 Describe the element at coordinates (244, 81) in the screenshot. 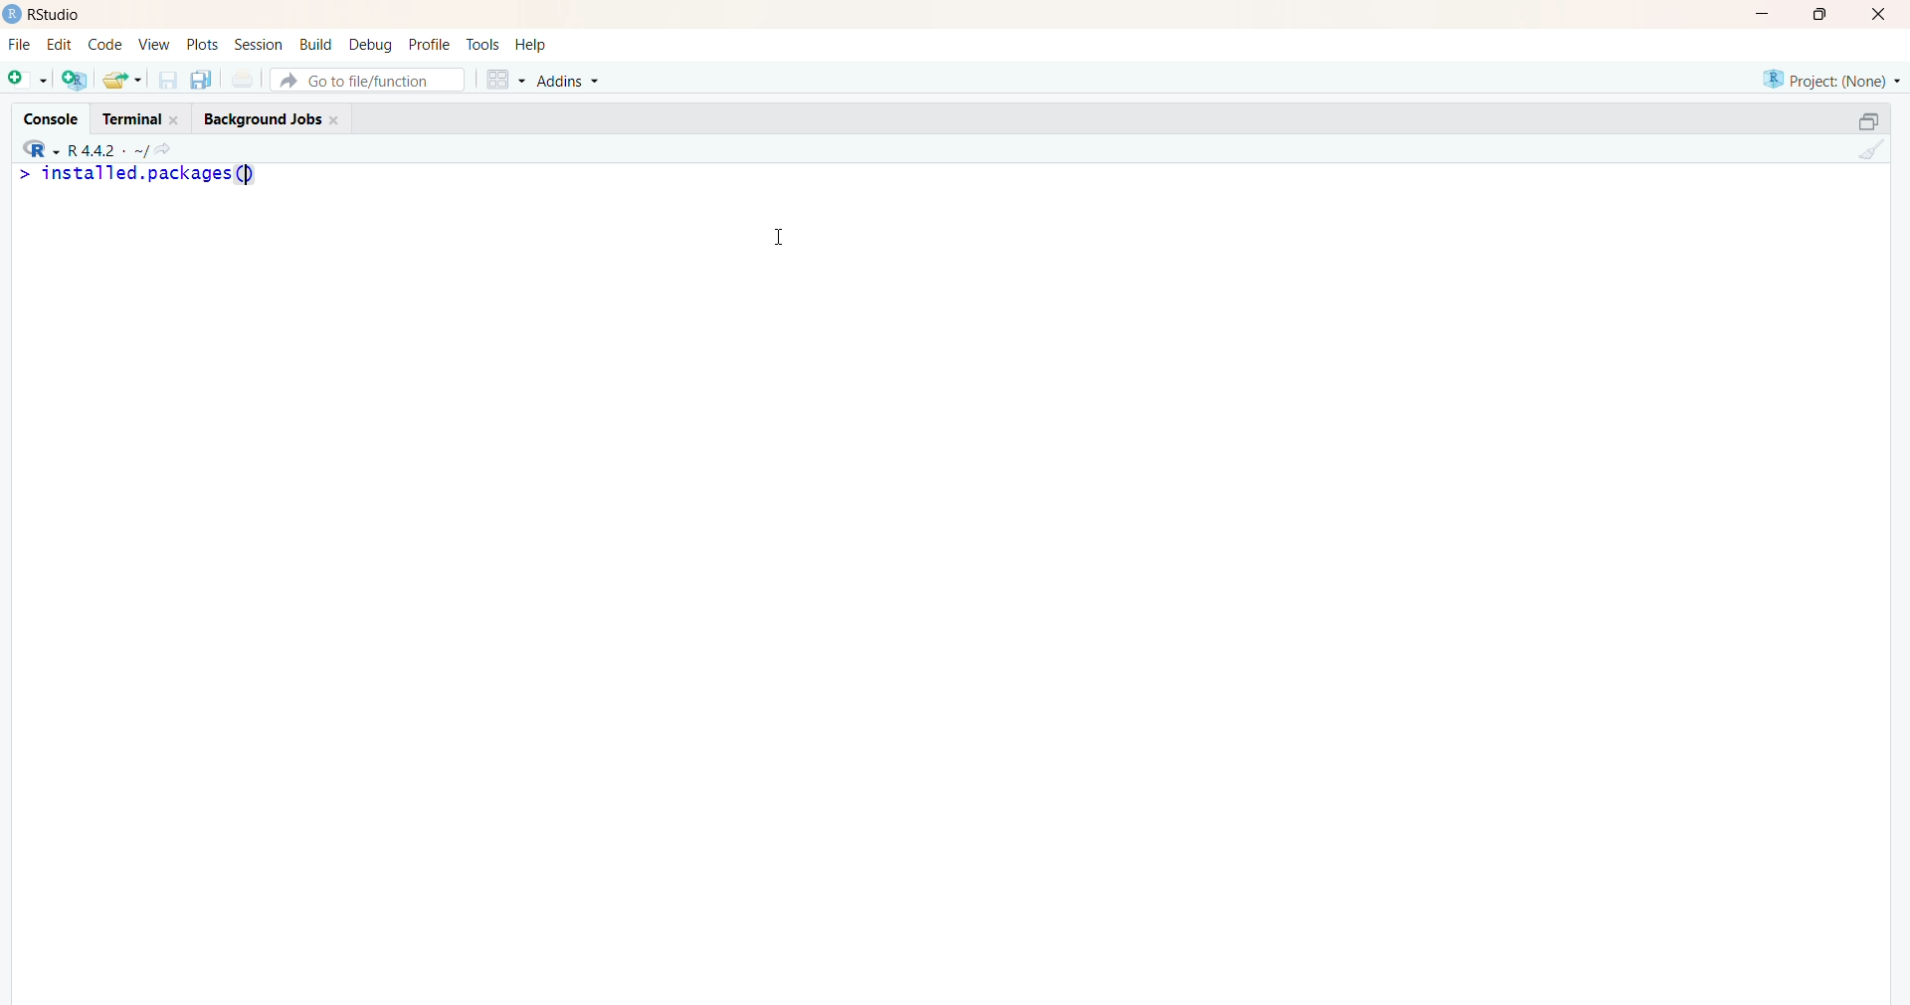

I see `print the current file` at that location.